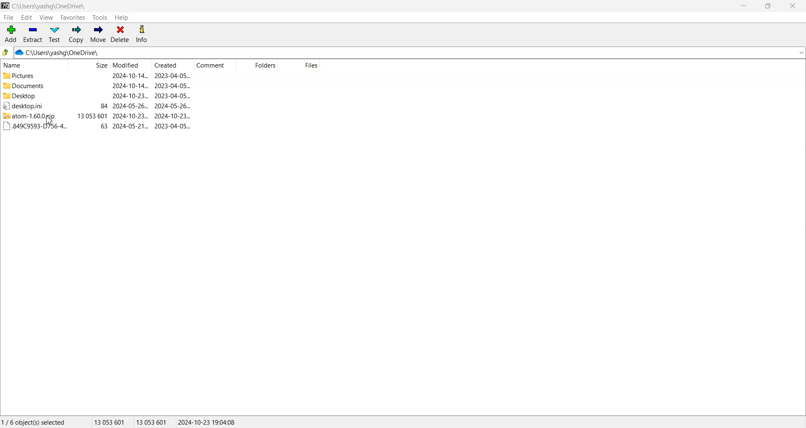 This screenshot has height=428, width=806. What do you see at coordinates (89, 65) in the screenshot?
I see `Size` at bounding box center [89, 65].